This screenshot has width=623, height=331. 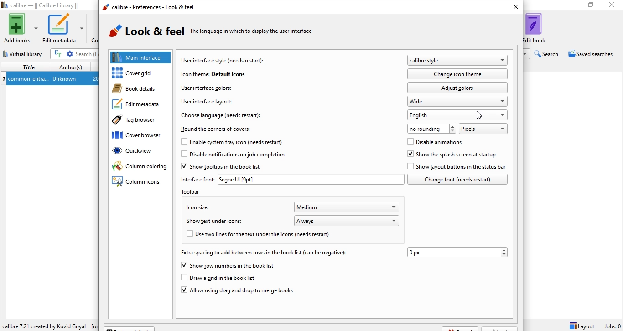 What do you see at coordinates (27, 67) in the screenshot?
I see `Title` at bounding box center [27, 67].